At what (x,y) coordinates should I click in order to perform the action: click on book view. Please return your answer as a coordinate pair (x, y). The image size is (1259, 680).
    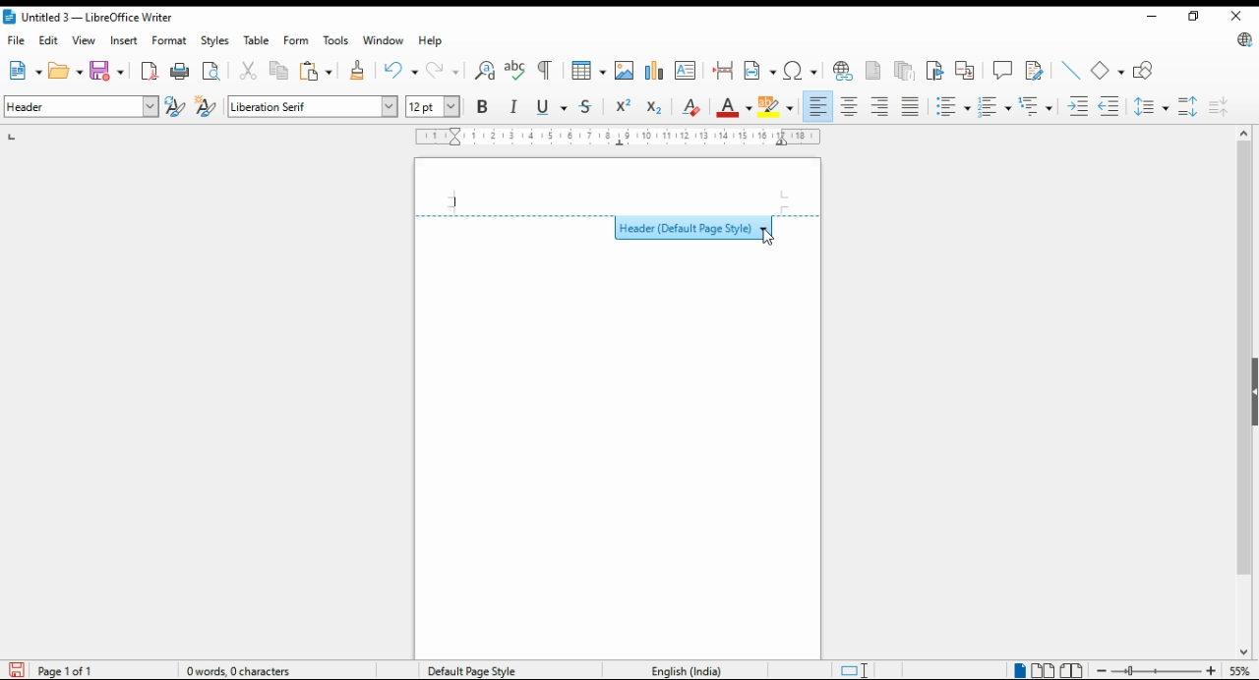
    Looking at the image, I should click on (1072, 671).